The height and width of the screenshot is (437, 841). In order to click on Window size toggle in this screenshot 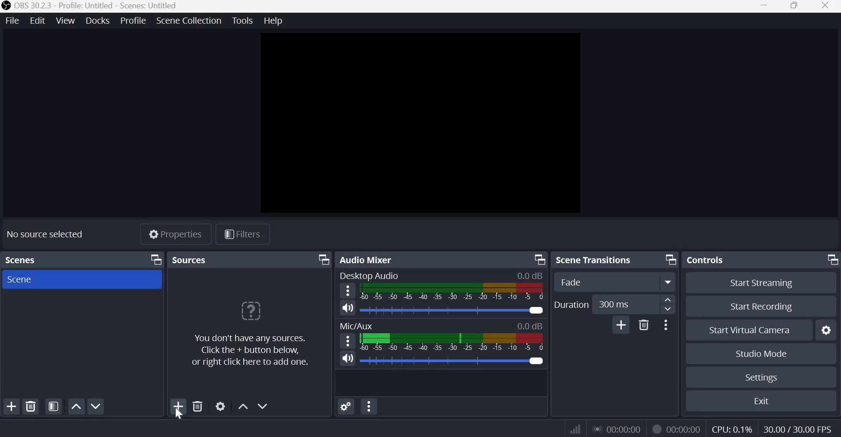, I will do `click(795, 6)`.